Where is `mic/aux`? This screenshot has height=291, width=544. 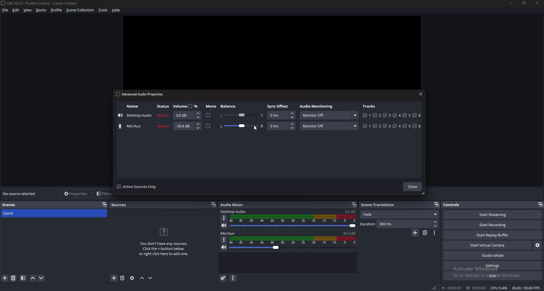
mic/aux is located at coordinates (229, 233).